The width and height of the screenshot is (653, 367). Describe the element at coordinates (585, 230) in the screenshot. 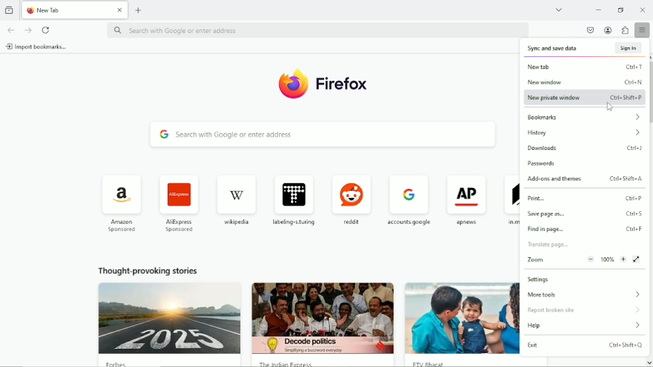

I see `find in page` at that location.